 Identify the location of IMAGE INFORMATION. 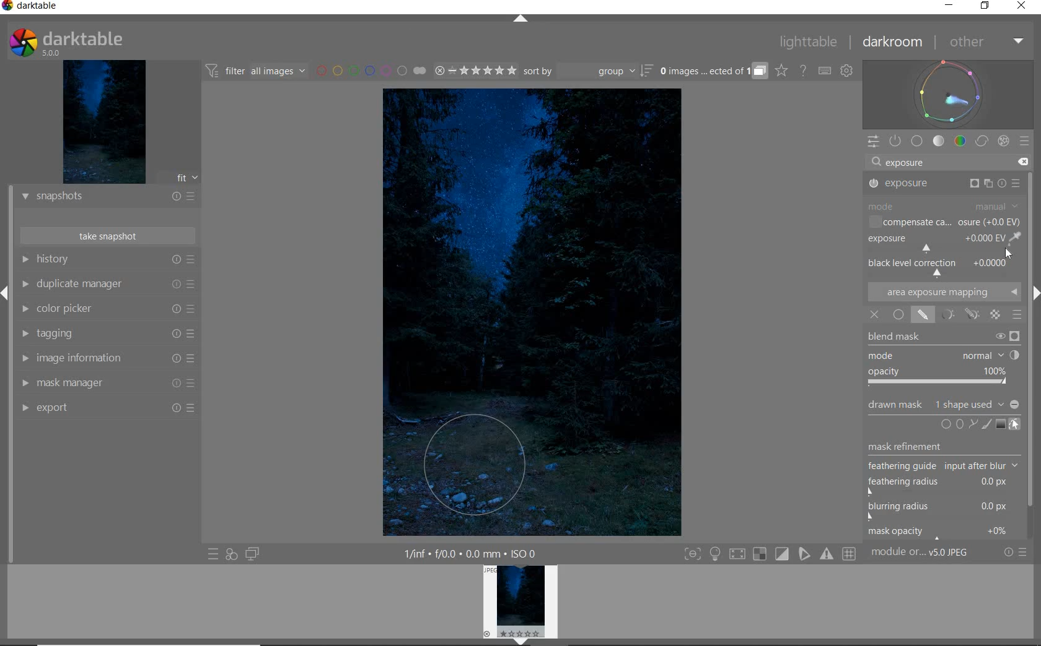
(105, 359).